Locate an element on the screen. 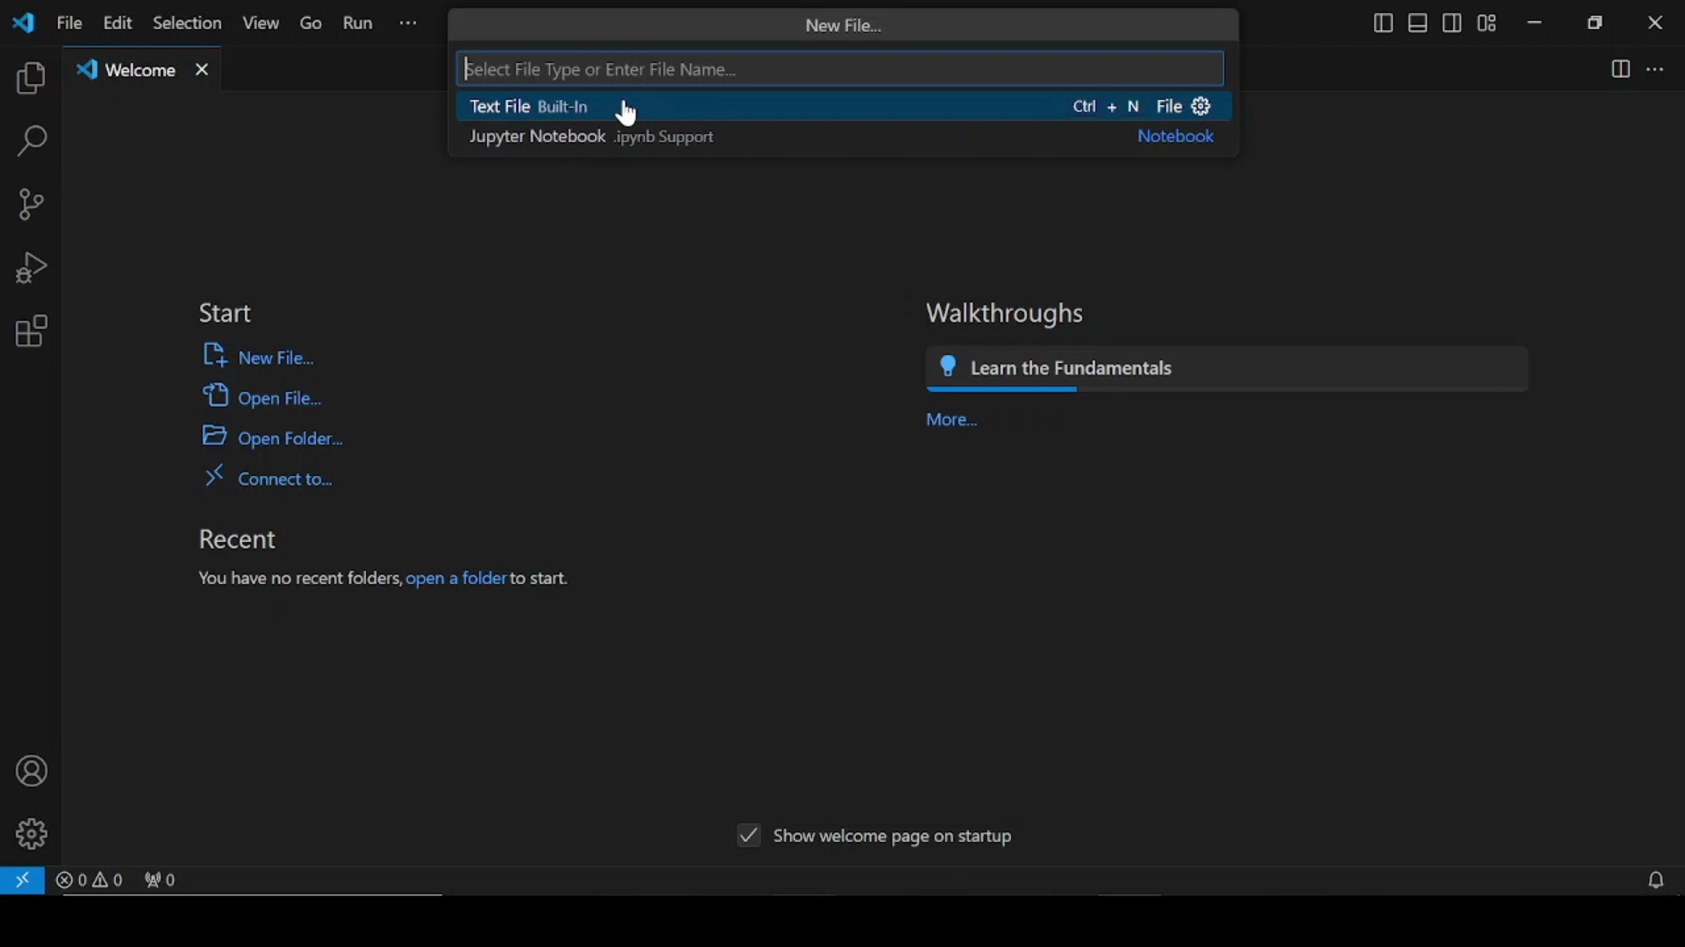 This screenshot has height=947, width=1685. Notebook is located at coordinates (1182, 138).